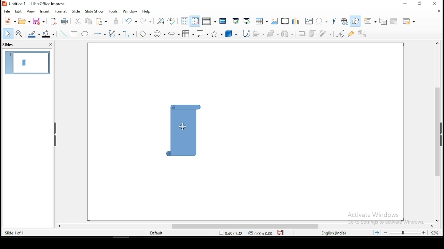  What do you see at coordinates (183, 129) in the screenshot?
I see `shape` at bounding box center [183, 129].